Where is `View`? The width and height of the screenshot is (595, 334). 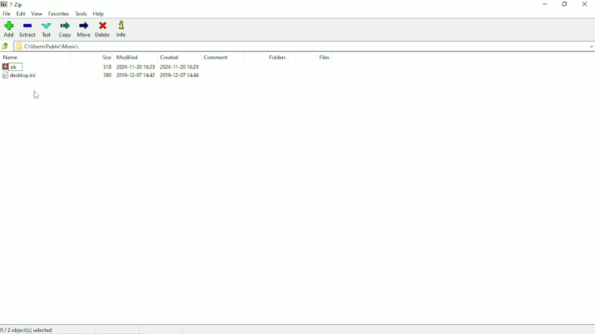
View is located at coordinates (37, 14).